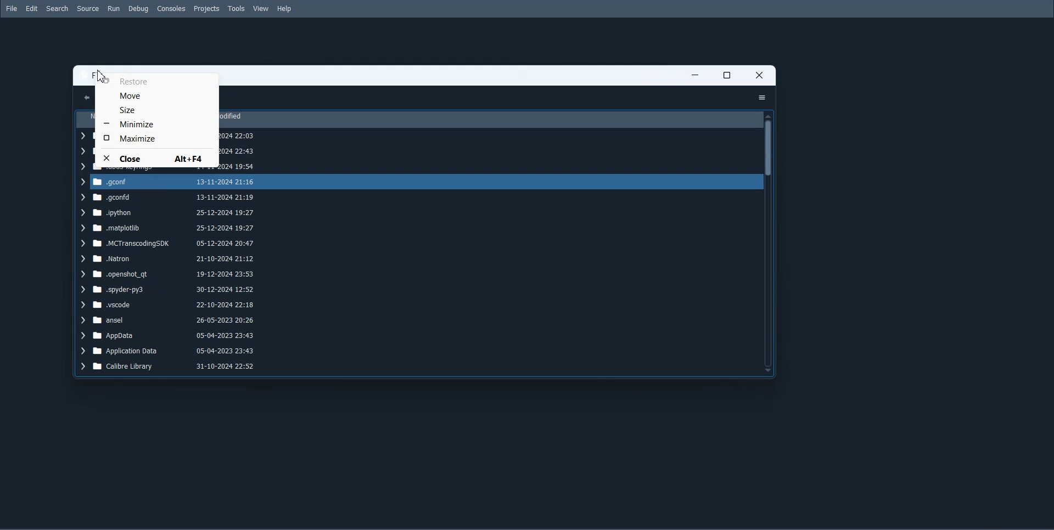 The image size is (1054, 530). Describe the element at coordinates (166, 259) in the screenshot. I see `Natron 21-10-2024 21:12` at that location.